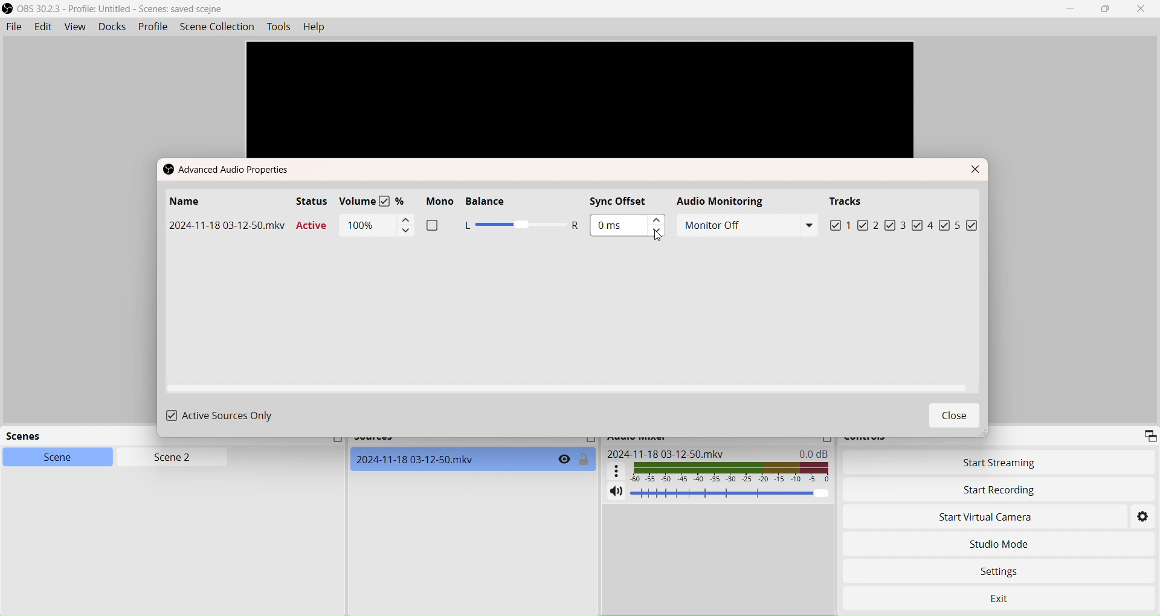  What do you see at coordinates (910, 225) in the screenshot?
I see `3` at bounding box center [910, 225].